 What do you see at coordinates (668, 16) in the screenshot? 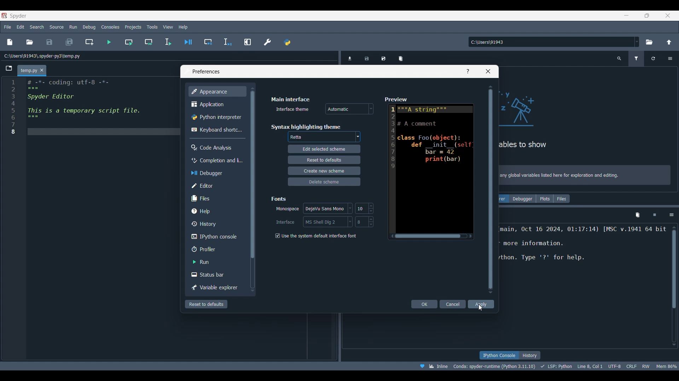
I see `Close interface` at bounding box center [668, 16].